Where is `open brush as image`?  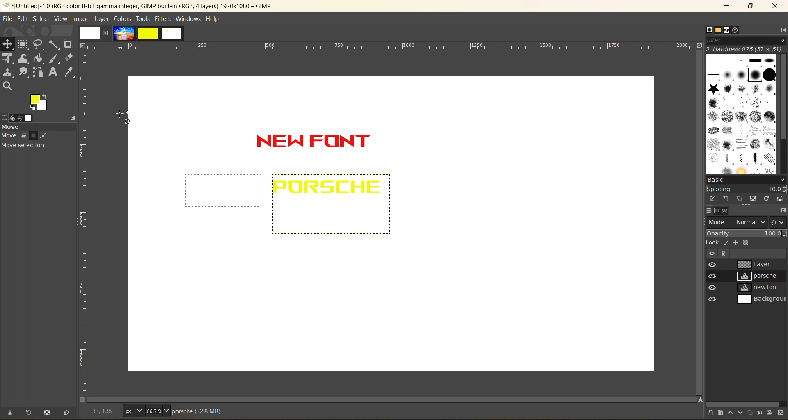
open brush as image is located at coordinates (781, 199).